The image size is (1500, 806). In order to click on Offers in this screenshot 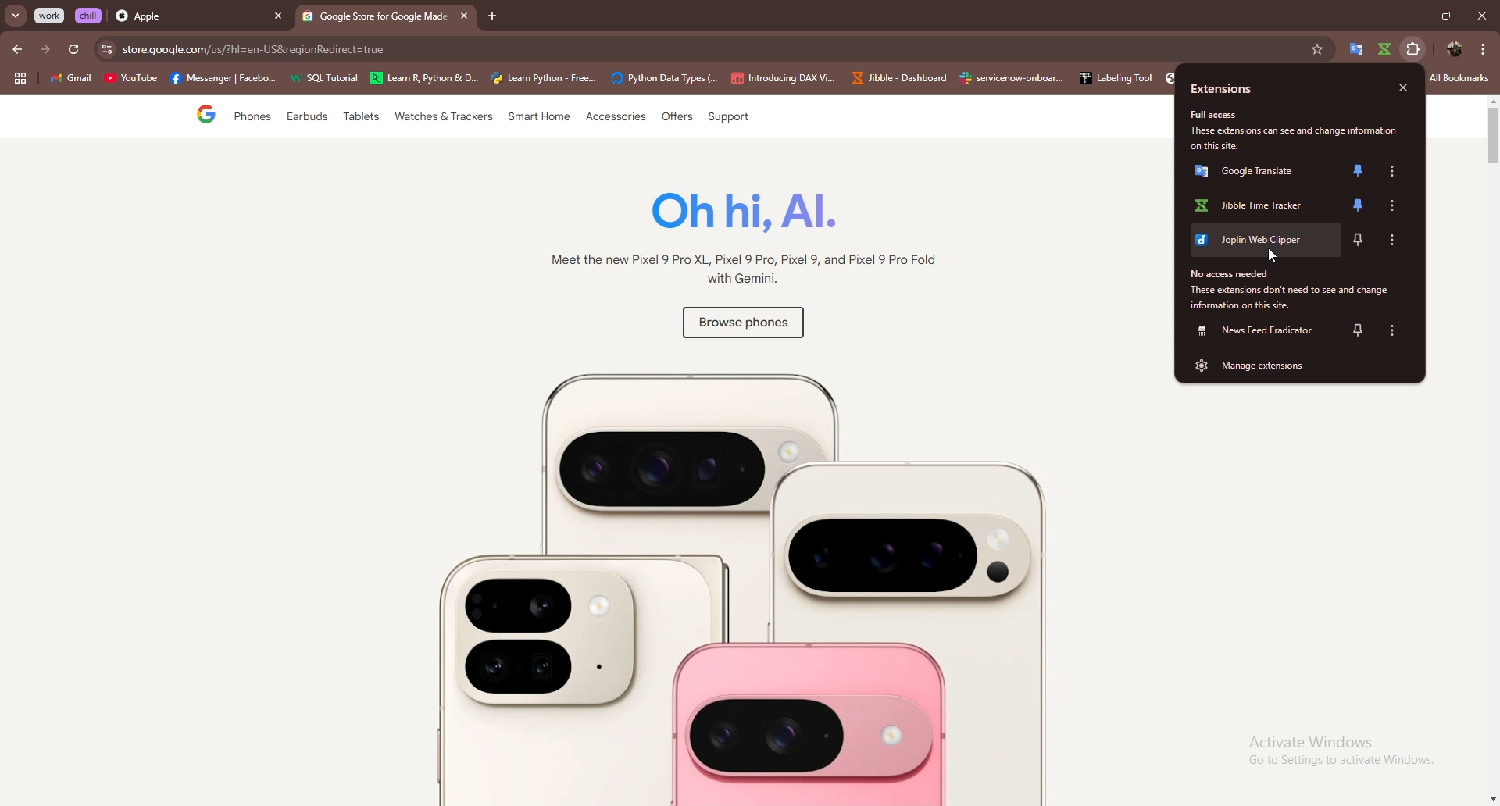, I will do `click(676, 117)`.